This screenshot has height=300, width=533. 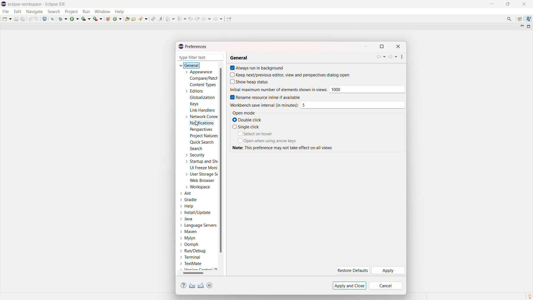 I want to click on Checkbox, so click(x=231, y=68).